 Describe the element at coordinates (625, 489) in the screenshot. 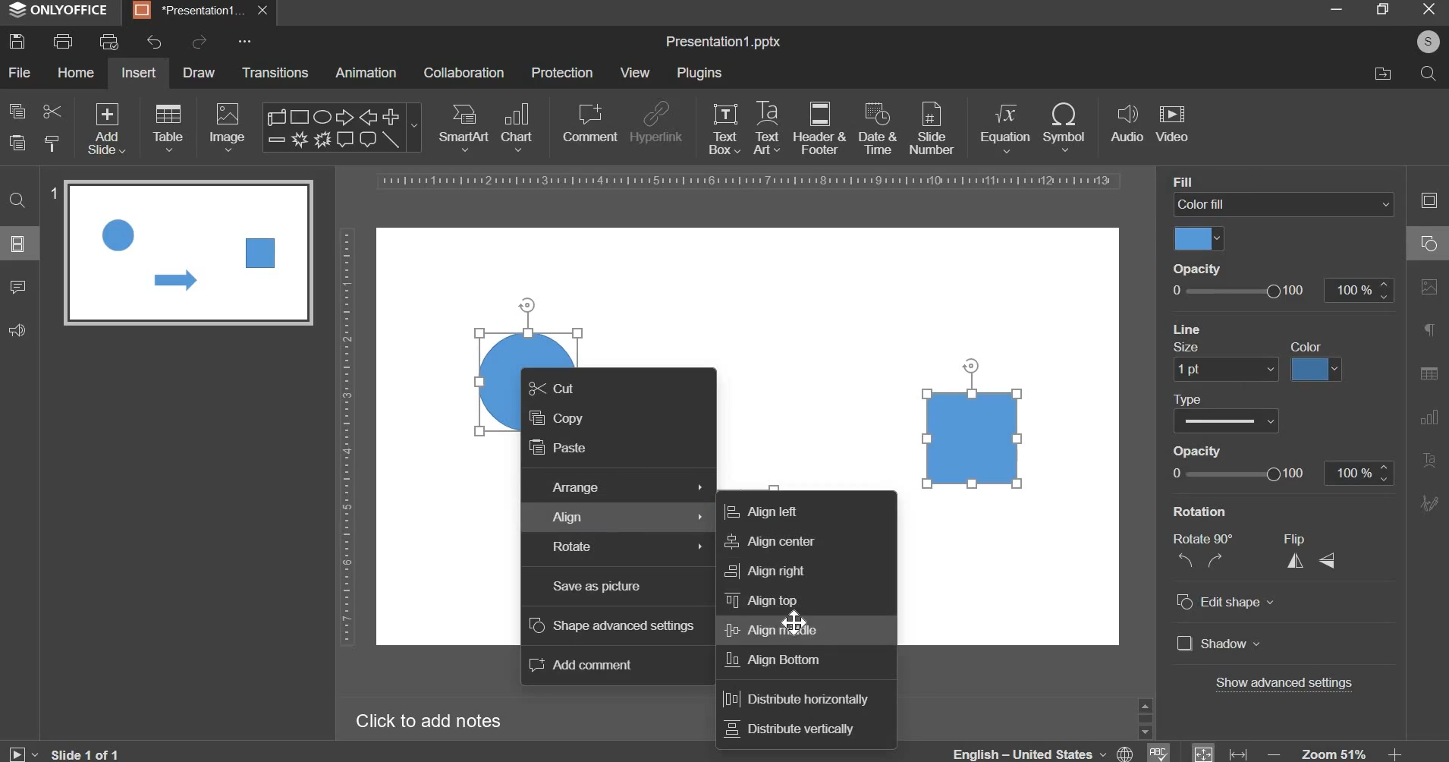

I see `arrange` at that location.